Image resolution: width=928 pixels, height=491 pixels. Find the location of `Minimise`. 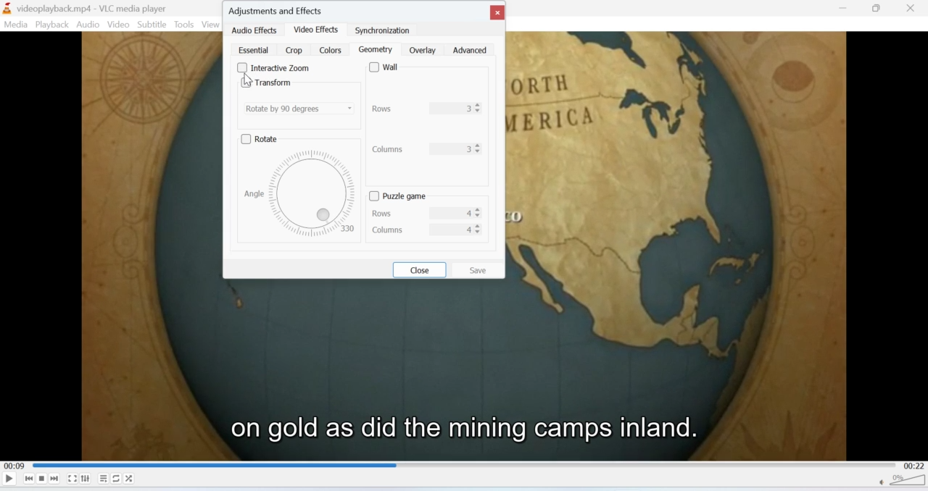

Minimise is located at coordinates (876, 8).